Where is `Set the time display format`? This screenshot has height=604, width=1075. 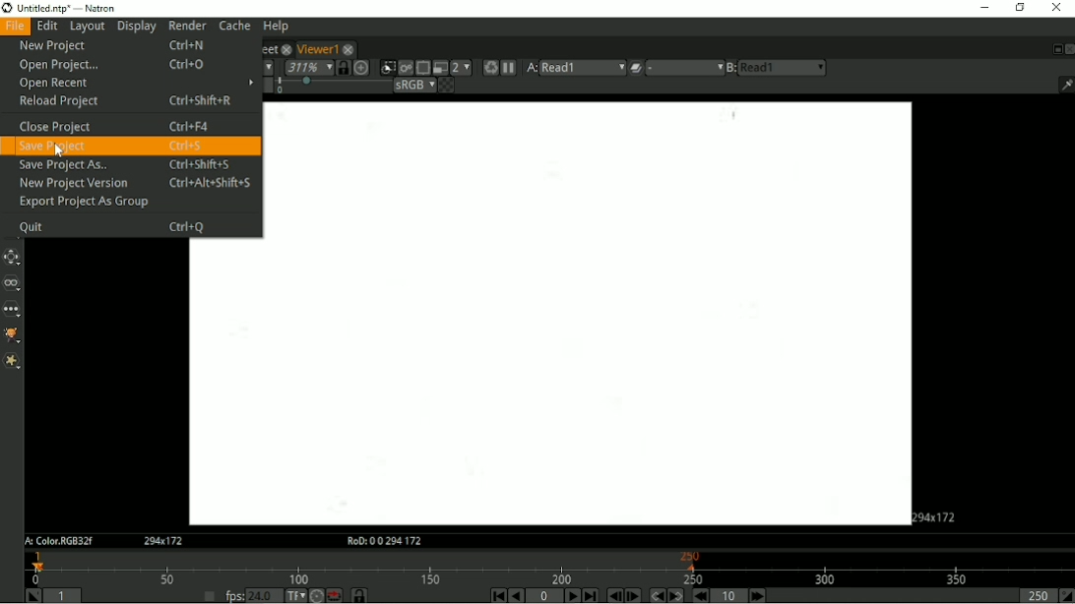
Set the time display format is located at coordinates (294, 596).